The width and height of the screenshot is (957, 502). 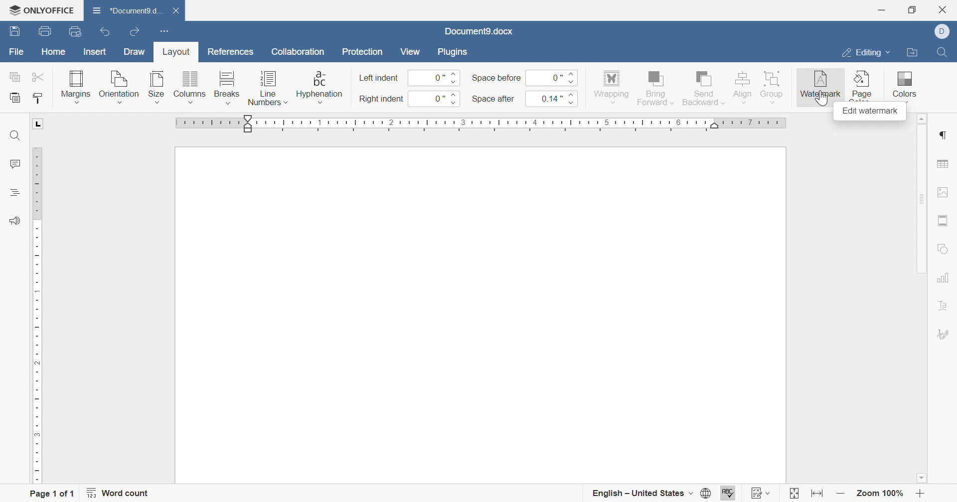 I want to click on paragraph settings, so click(x=942, y=135).